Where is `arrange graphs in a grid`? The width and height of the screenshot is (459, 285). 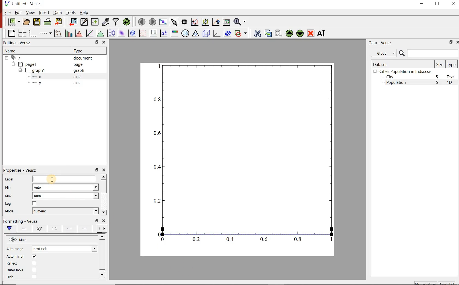
arrange graphs in a grid is located at coordinates (22, 33).